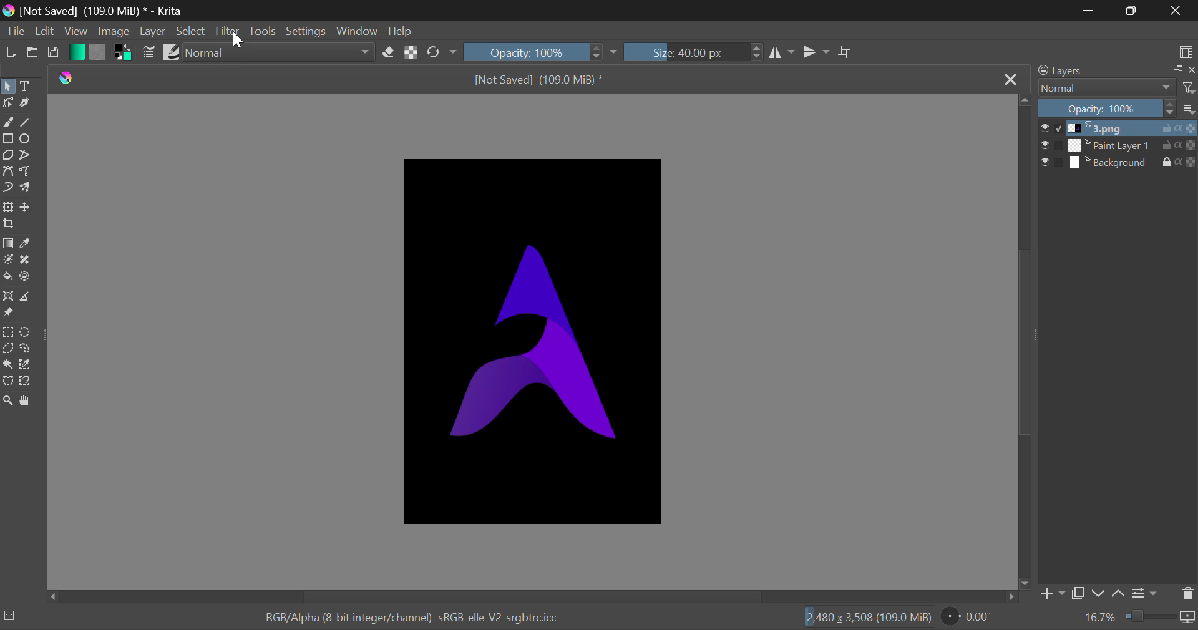  Describe the element at coordinates (402, 31) in the screenshot. I see `Help` at that location.